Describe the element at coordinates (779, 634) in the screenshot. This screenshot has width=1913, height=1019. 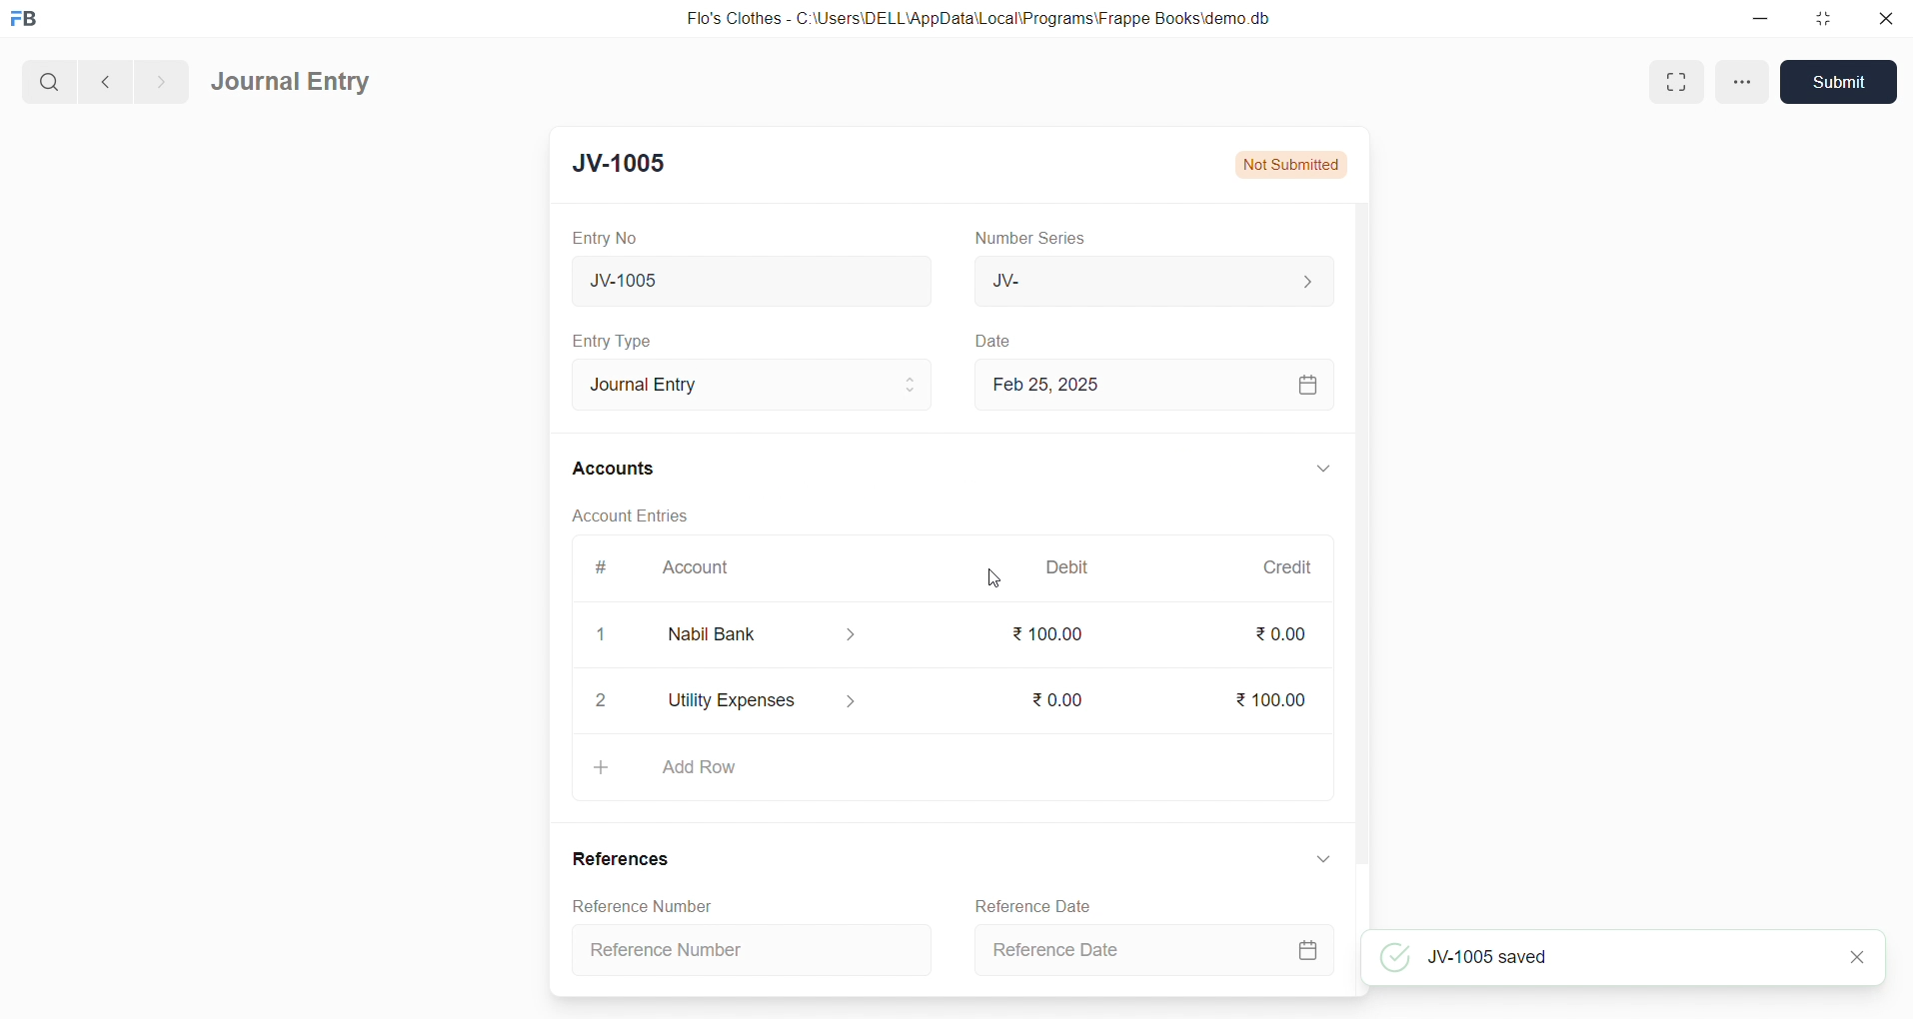
I see `Account` at that location.